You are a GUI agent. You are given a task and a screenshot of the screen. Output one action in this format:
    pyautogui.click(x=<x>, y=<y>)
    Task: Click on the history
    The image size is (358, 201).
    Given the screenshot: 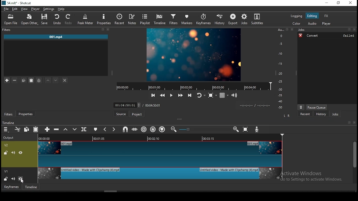 What is the action you would take?
    pyautogui.click(x=219, y=19)
    